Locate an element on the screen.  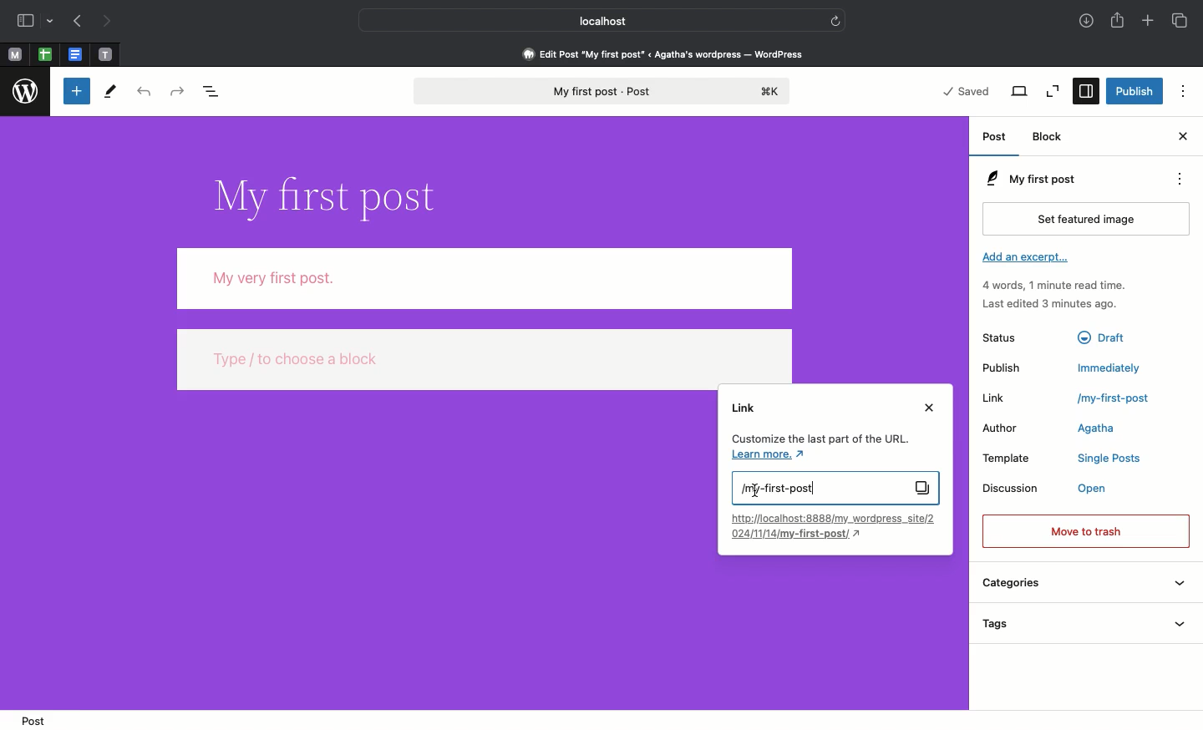
My first post is located at coordinates (1054, 177).